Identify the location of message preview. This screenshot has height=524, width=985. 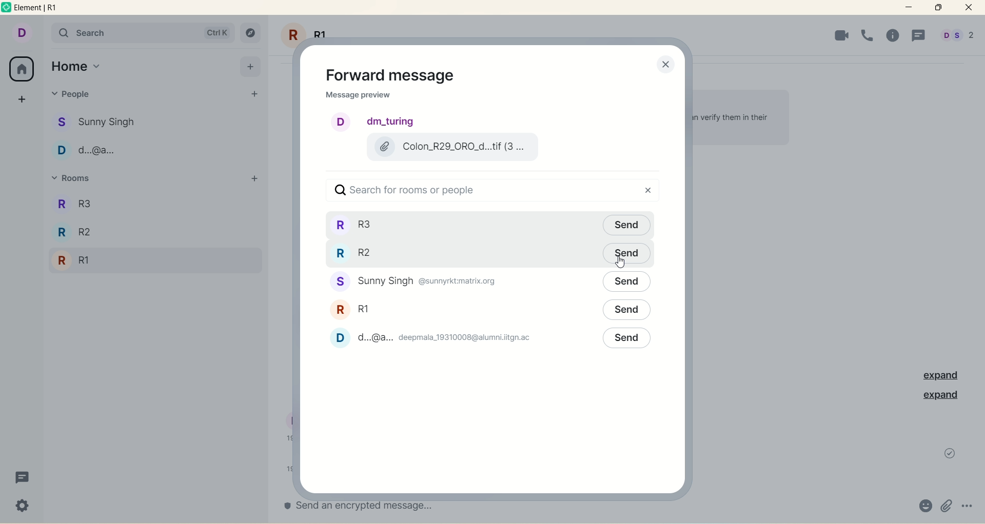
(358, 96).